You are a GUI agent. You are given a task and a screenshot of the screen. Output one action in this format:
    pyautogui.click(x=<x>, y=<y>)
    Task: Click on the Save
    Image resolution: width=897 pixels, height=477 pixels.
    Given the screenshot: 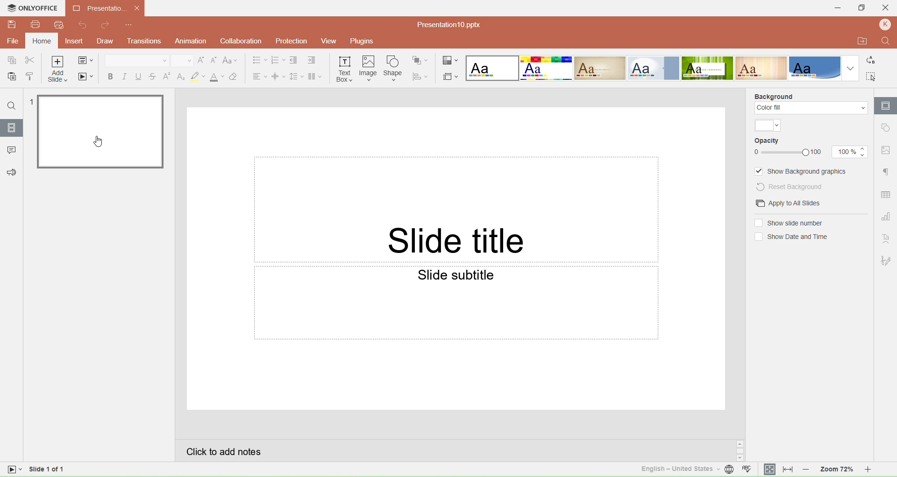 What is the action you would take?
    pyautogui.click(x=9, y=61)
    